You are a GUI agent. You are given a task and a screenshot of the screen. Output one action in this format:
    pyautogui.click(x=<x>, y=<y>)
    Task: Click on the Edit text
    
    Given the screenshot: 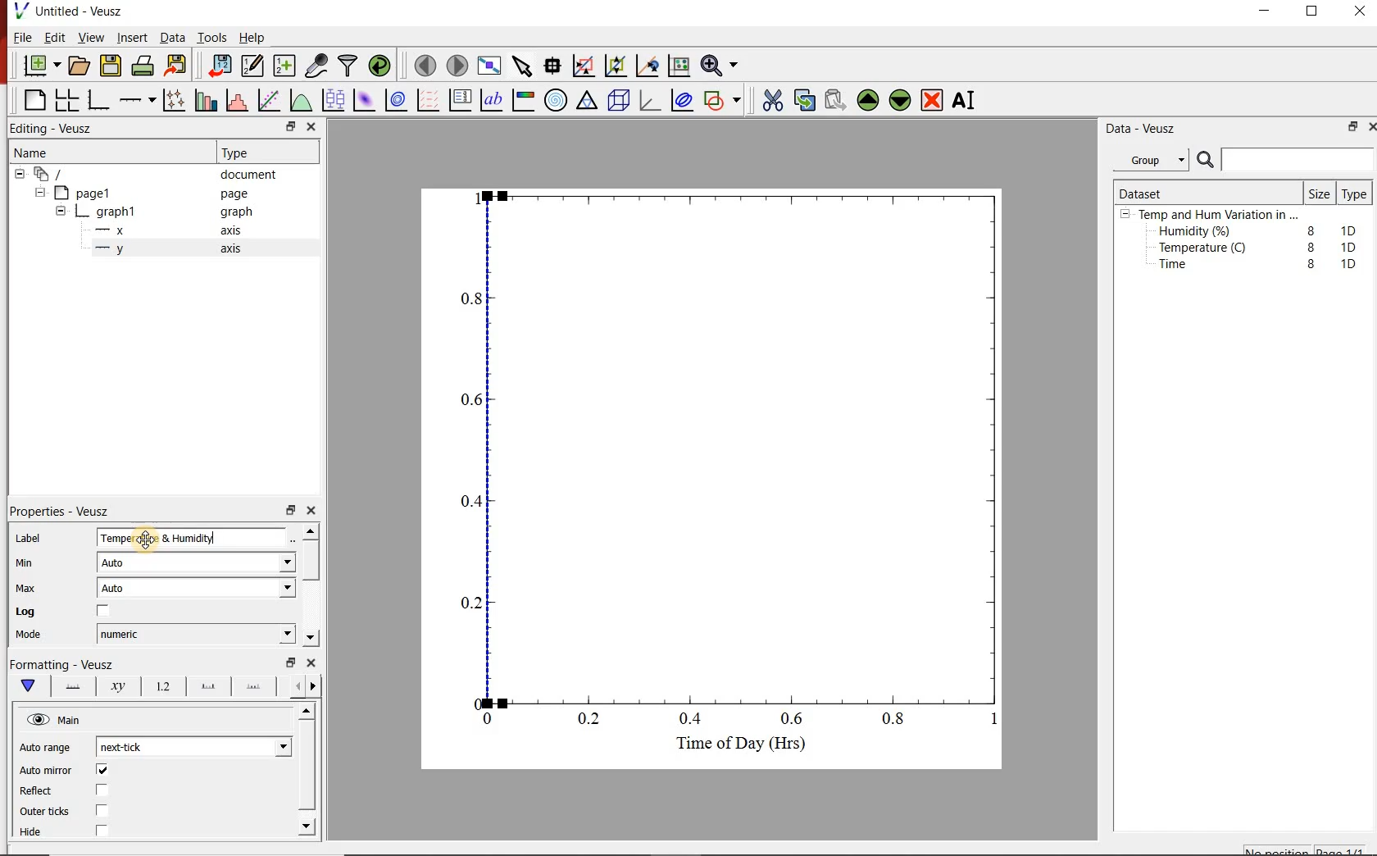 What is the action you would take?
    pyautogui.click(x=296, y=537)
    